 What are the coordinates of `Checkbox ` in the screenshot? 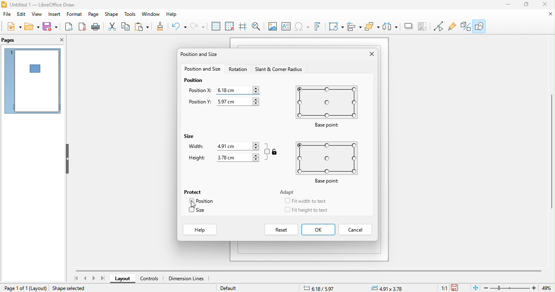 It's located at (287, 200).